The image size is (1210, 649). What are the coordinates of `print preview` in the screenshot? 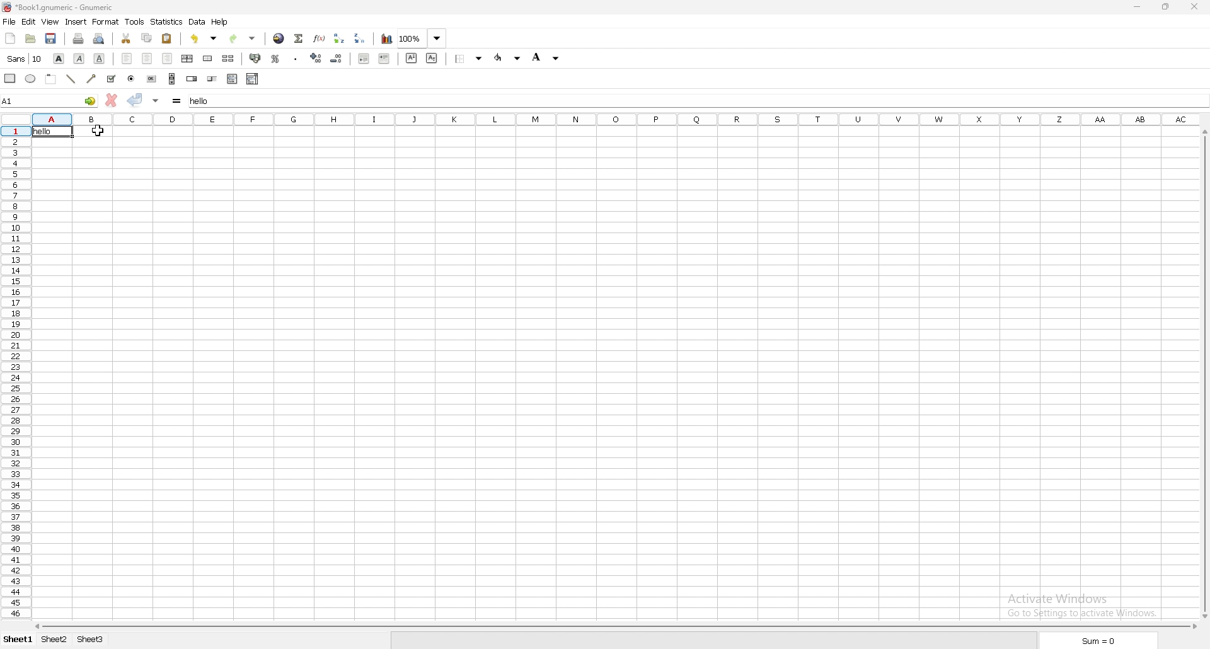 It's located at (99, 38).